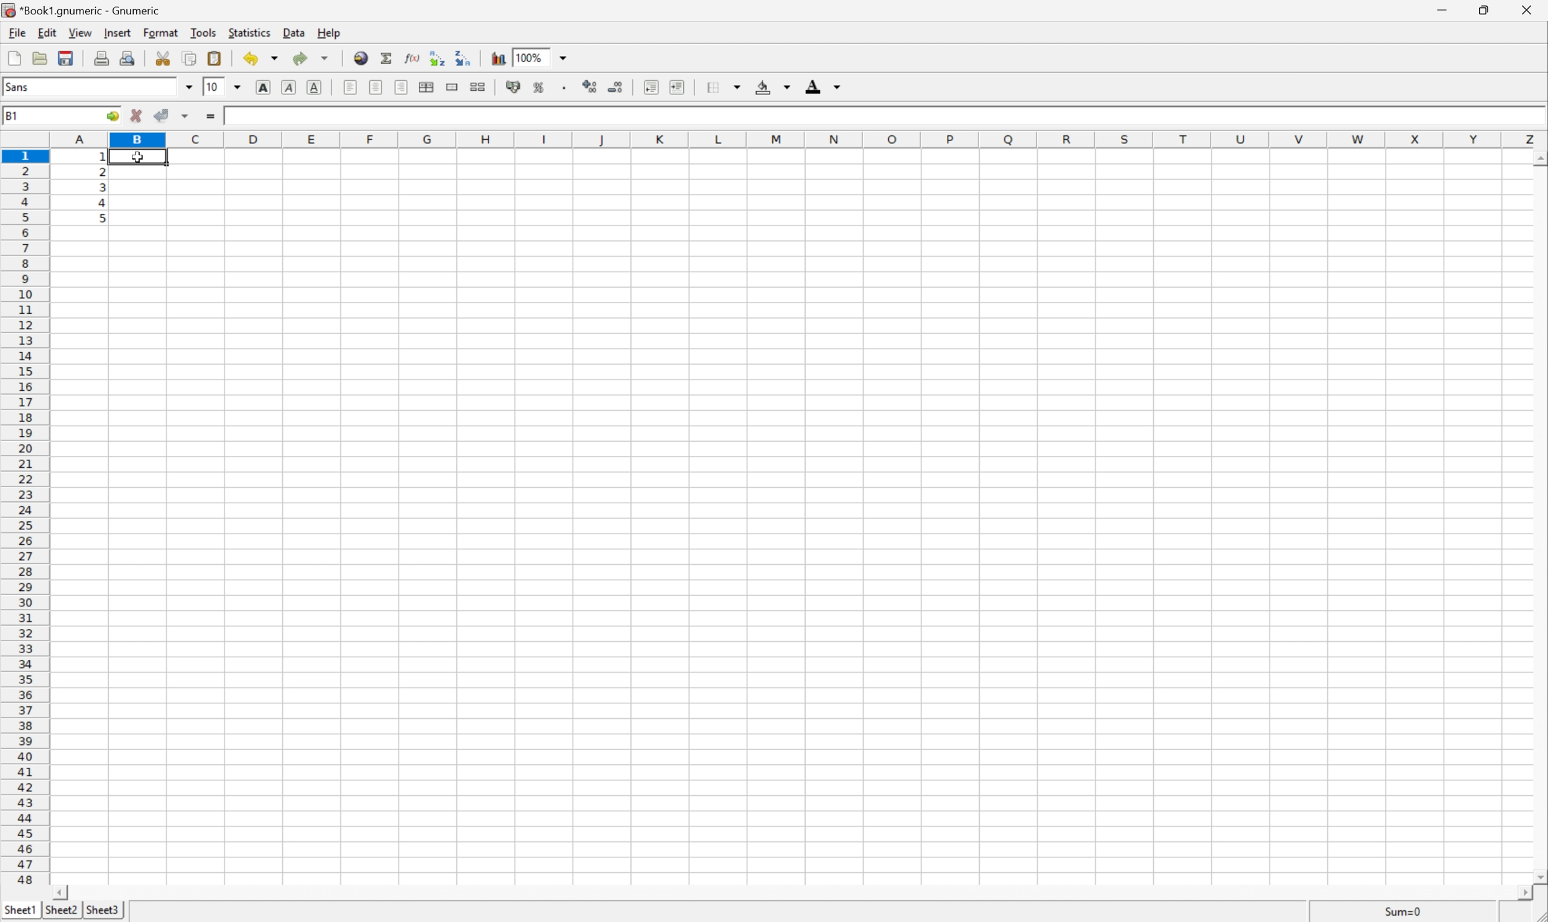 Image resolution: width=1548 pixels, height=922 pixels. Describe the element at coordinates (137, 158) in the screenshot. I see `Cursor` at that location.